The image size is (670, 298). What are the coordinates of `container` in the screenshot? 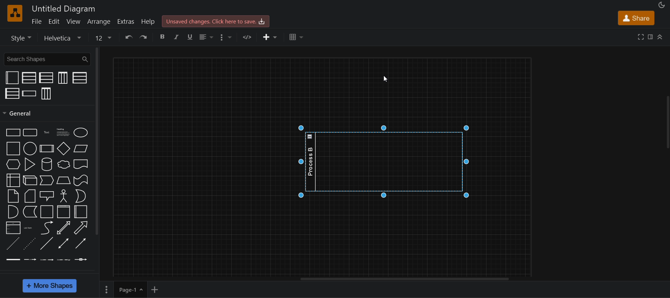 It's located at (46, 212).